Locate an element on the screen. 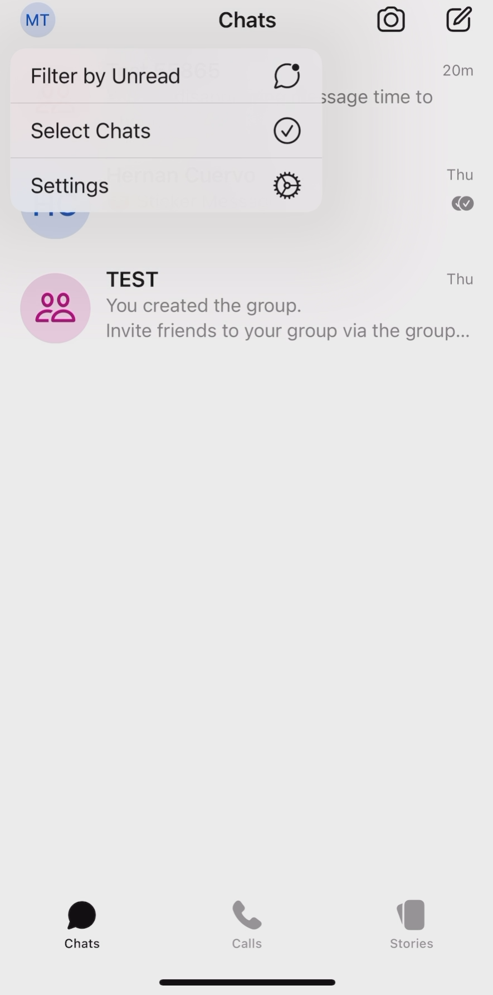 The width and height of the screenshot is (493, 995). select chats is located at coordinates (167, 134).